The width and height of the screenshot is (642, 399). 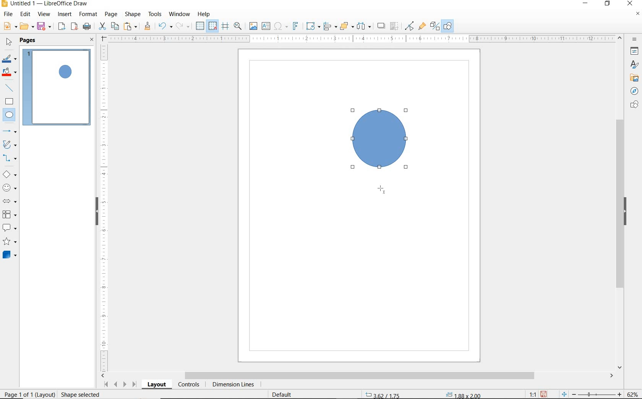 I want to click on CLONE FORMATTING, so click(x=147, y=26).